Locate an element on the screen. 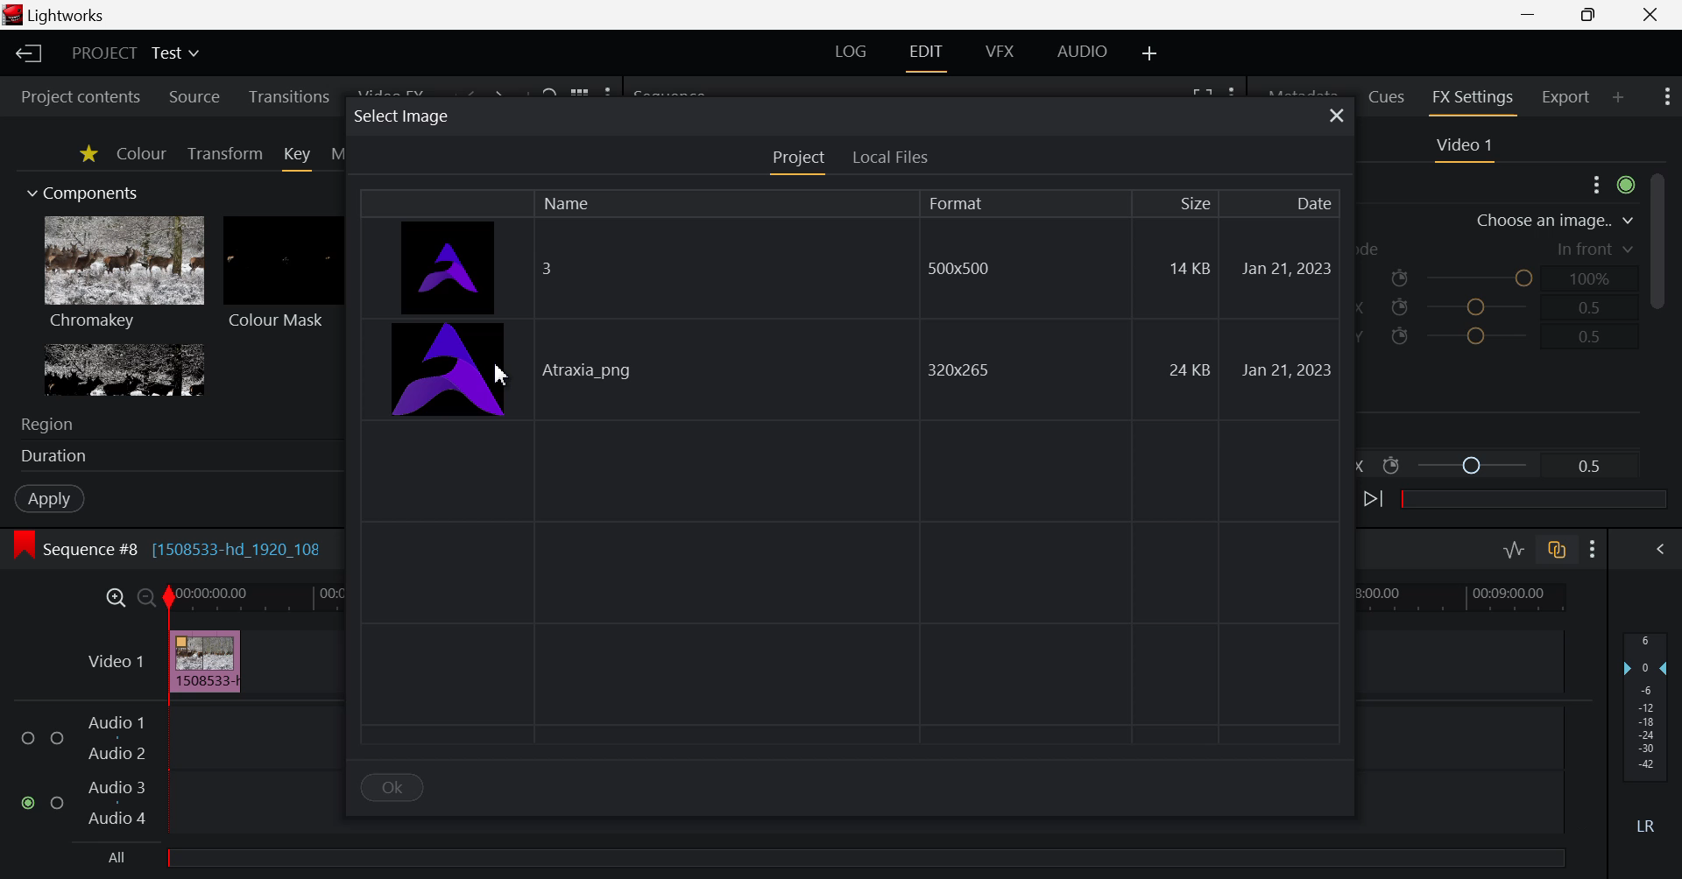  Format is located at coordinates (954, 204).